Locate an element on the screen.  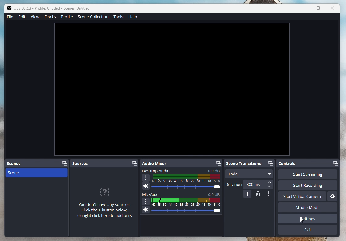
Scene Transitions is located at coordinates (250, 163).